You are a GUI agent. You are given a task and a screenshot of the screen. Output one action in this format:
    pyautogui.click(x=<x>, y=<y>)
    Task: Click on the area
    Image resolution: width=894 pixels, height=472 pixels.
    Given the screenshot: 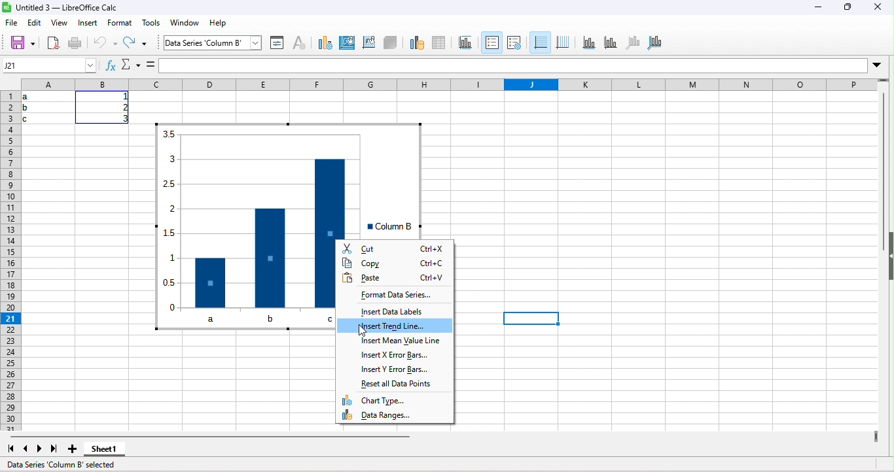 What is the action you would take?
    pyautogui.click(x=348, y=44)
    